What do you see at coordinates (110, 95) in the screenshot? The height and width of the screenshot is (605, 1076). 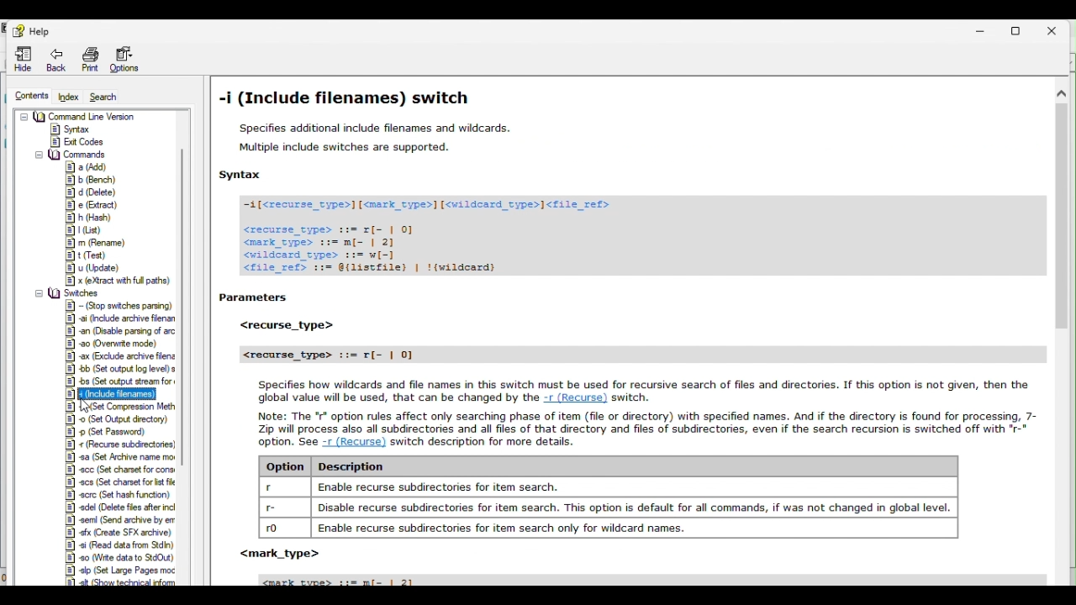 I see `Search` at bounding box center [110, 95].